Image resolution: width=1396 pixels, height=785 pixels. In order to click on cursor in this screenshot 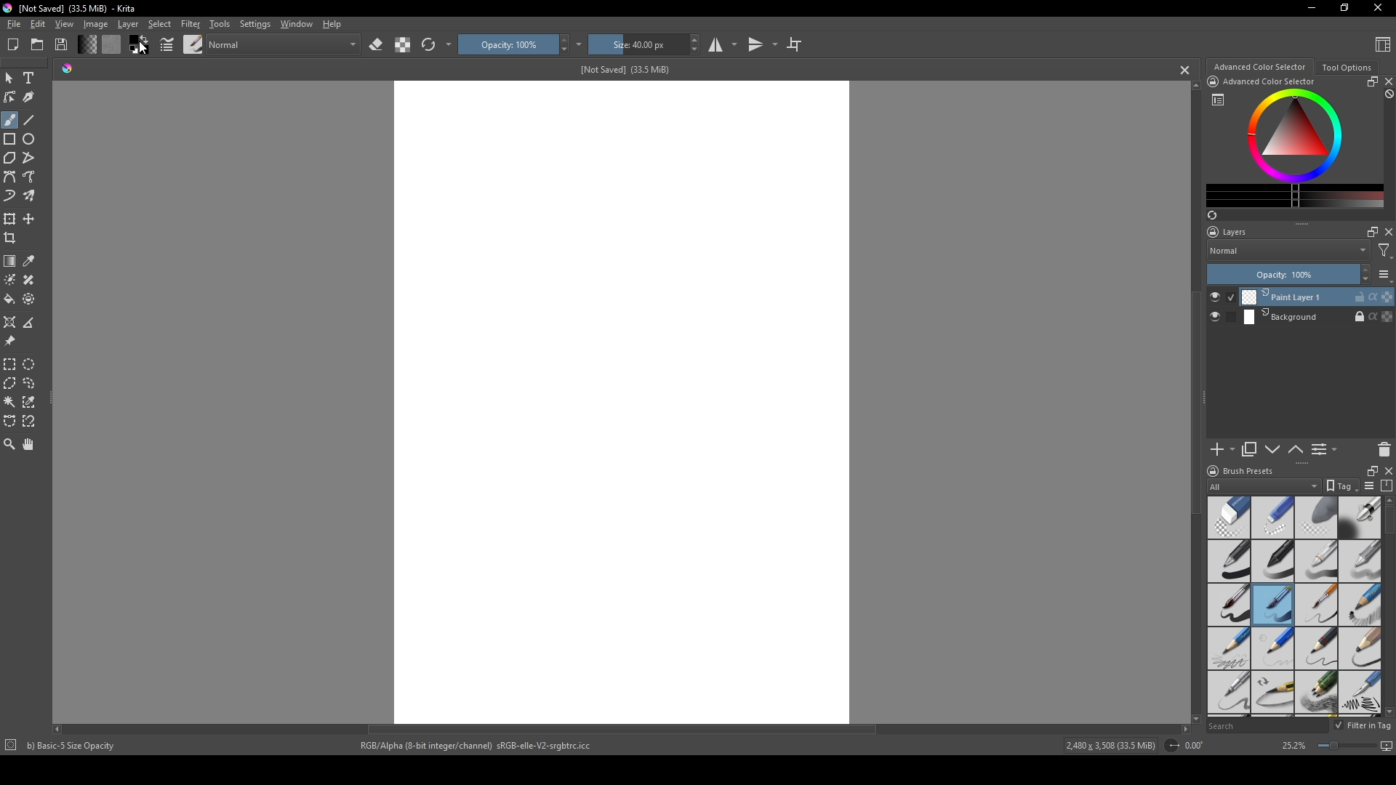, I will do `click(144, 49)`.